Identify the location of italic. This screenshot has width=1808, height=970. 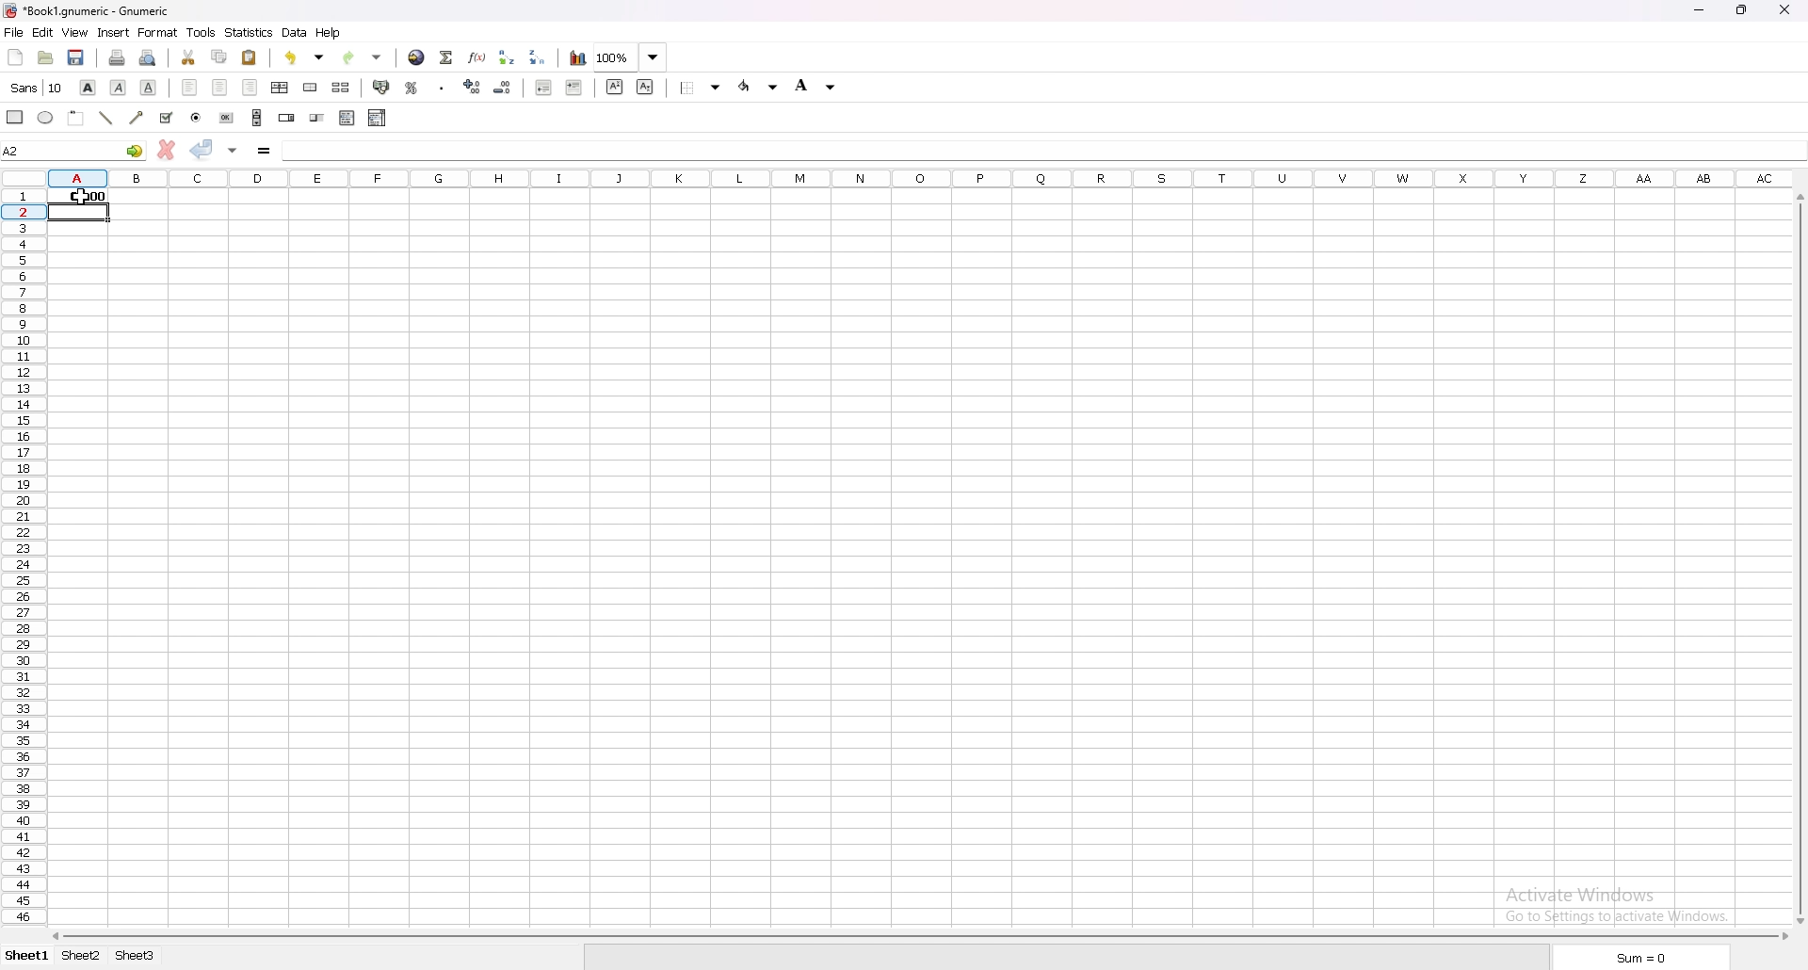
(118, 89).